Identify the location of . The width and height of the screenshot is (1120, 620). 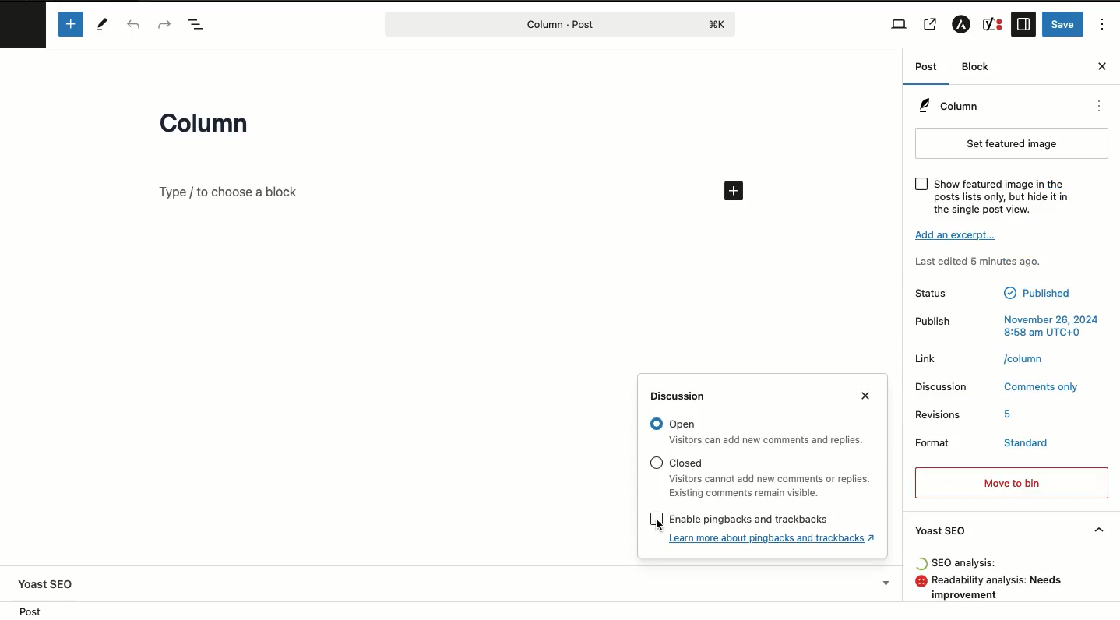
(682, 424).